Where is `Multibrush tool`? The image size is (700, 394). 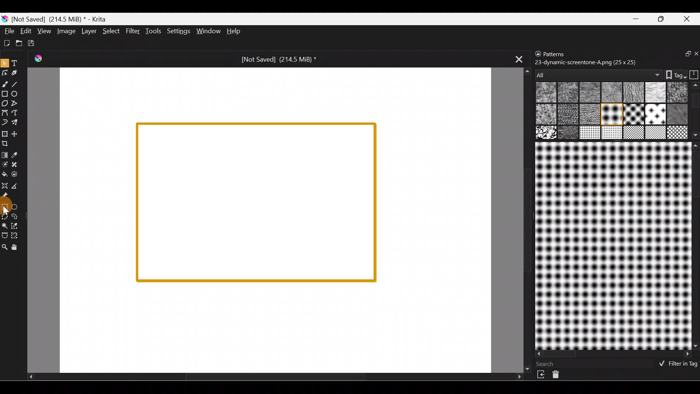
Multibrush tool is located at coordinates (17, 123).